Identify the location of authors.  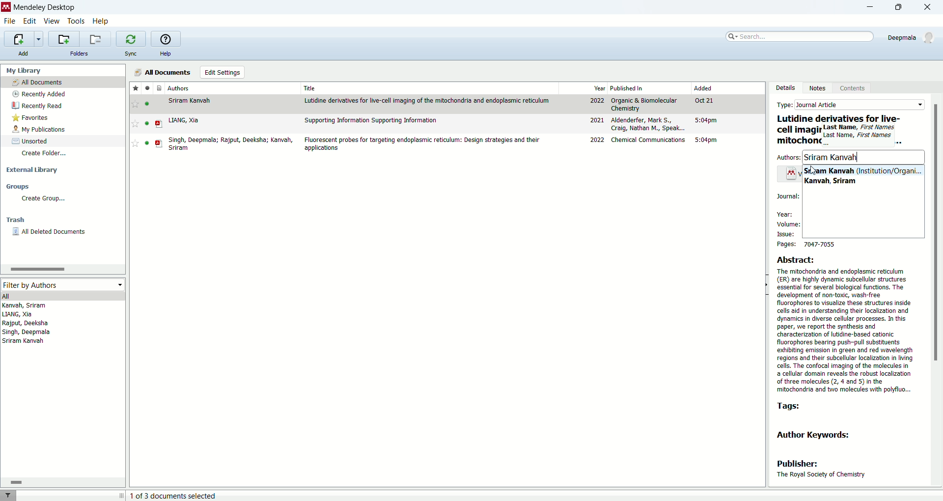
(790, 157).